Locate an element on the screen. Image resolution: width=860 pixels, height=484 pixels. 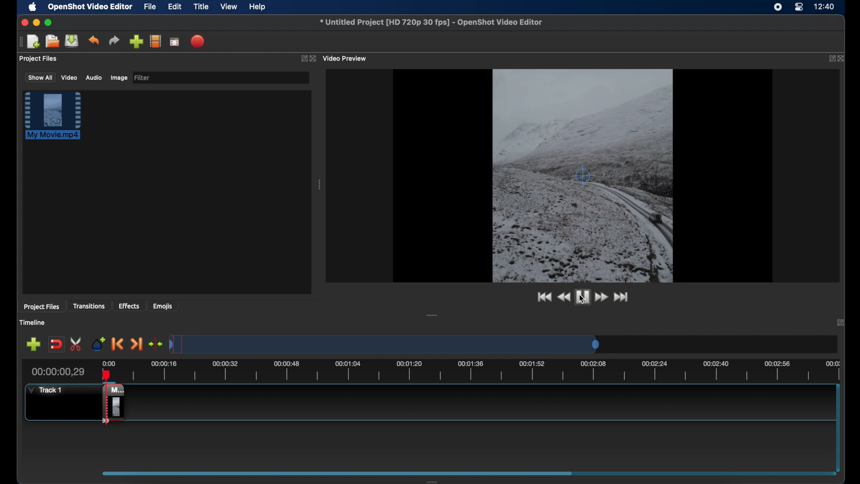
effects is located at coordinates (129, 306).